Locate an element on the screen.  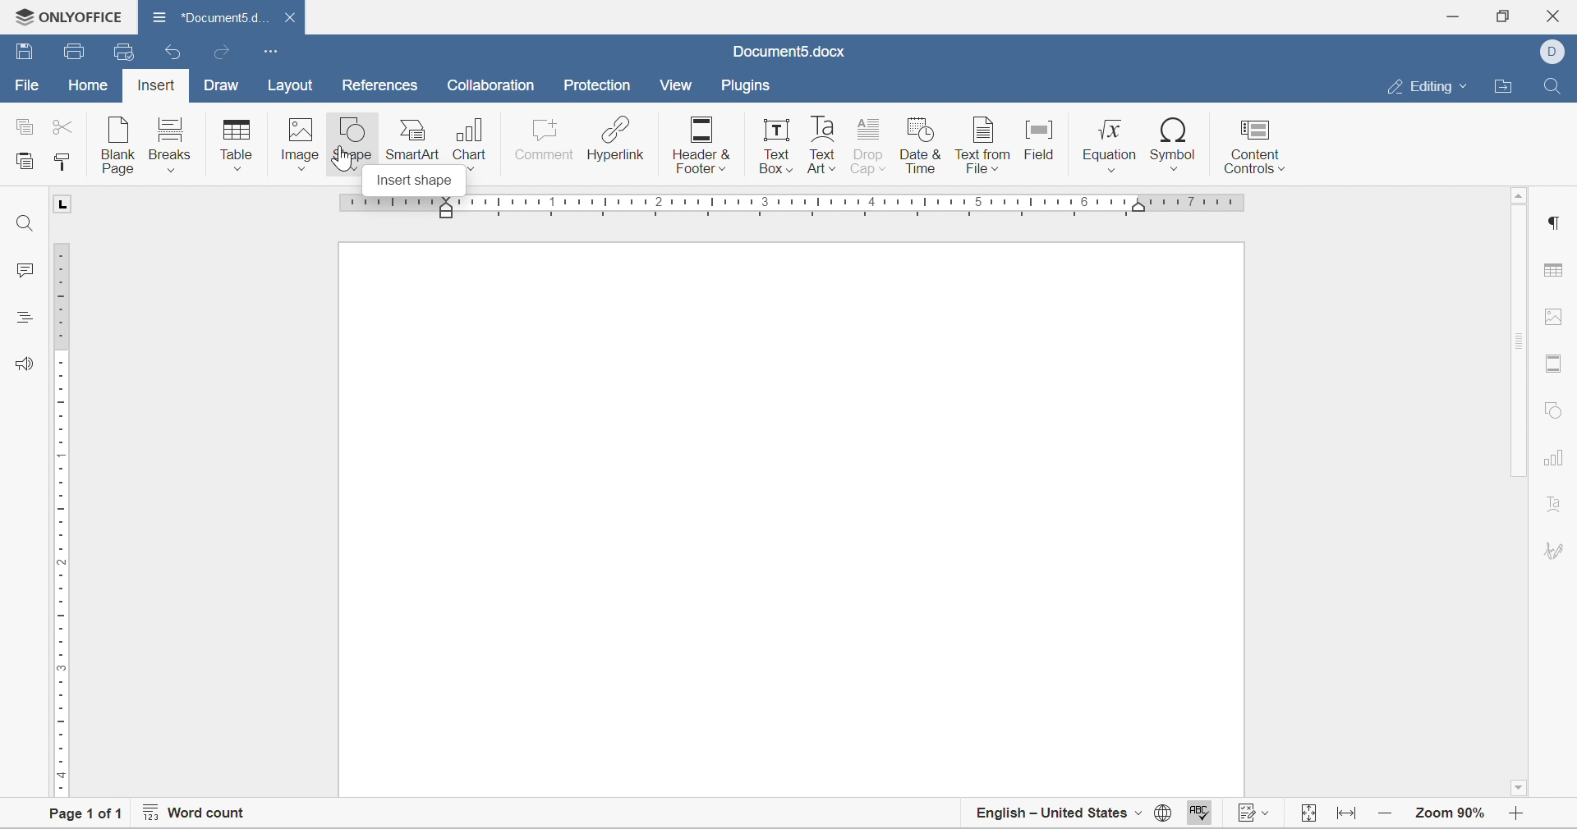
image is located at coordinates (299, 143).